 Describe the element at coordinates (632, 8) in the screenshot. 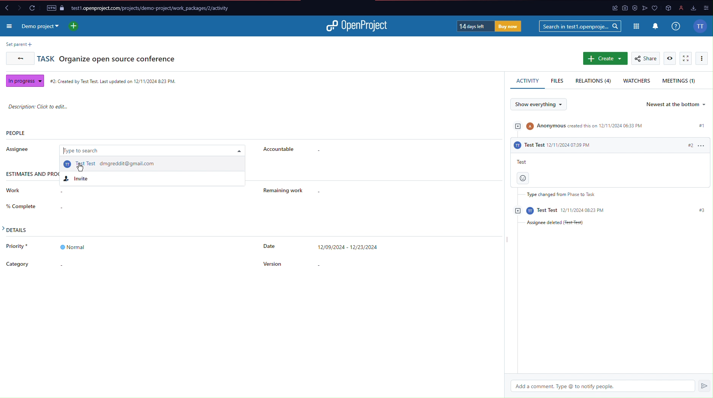

I see `antivirus` at that location.